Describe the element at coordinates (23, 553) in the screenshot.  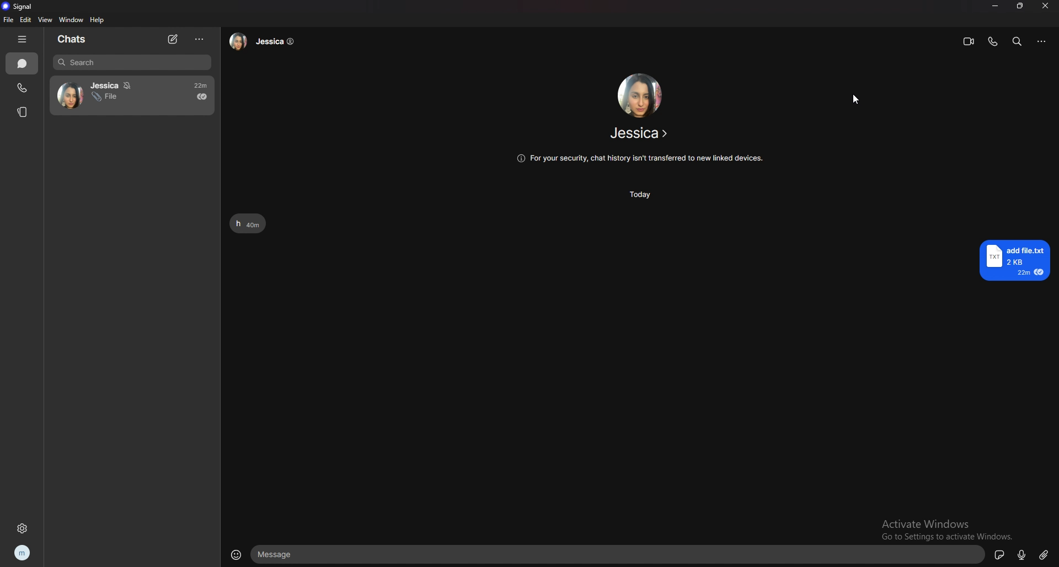
I see `profile` at that location.